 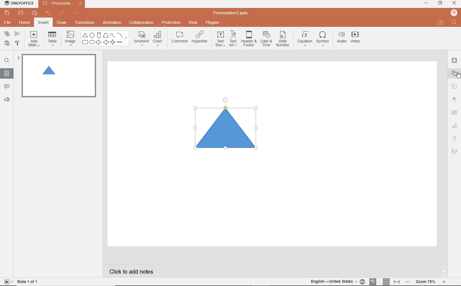 I want to click on mouse pointer, so click(x=458, y=75).